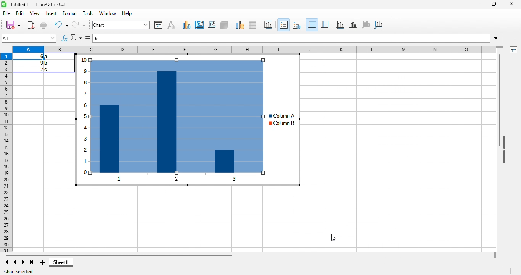 The width and height of the screenshot is (521, 275). I want to click on tools, so click(88, 14).